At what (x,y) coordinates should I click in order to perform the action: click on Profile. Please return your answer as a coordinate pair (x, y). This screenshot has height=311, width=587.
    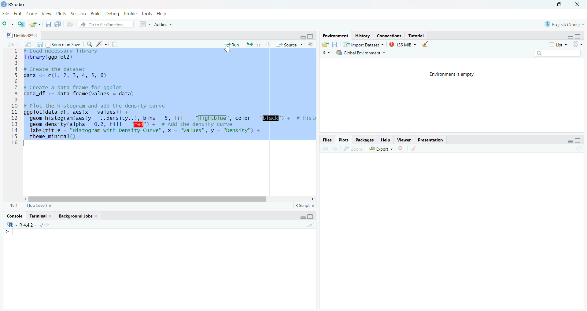
    Looking at the image, I should click on (130, 13).